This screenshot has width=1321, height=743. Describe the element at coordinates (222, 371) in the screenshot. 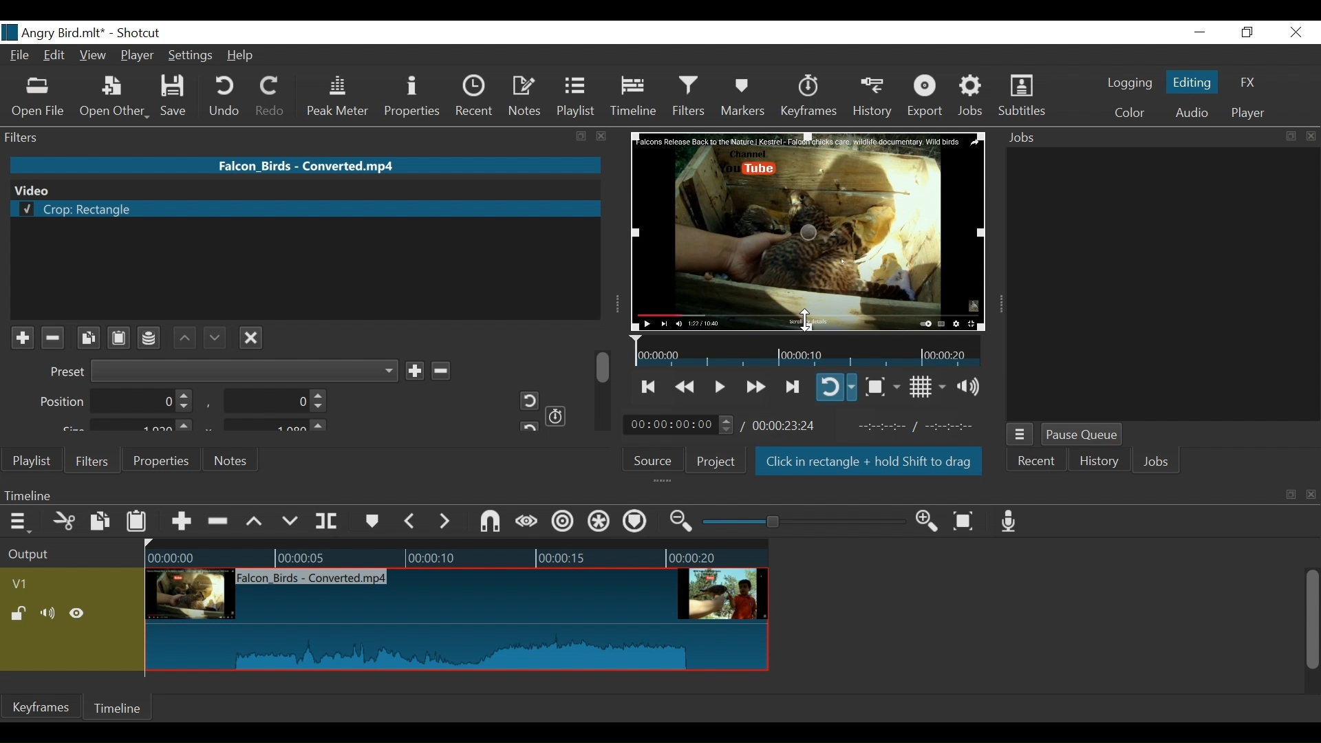

I see `Present` at that location.